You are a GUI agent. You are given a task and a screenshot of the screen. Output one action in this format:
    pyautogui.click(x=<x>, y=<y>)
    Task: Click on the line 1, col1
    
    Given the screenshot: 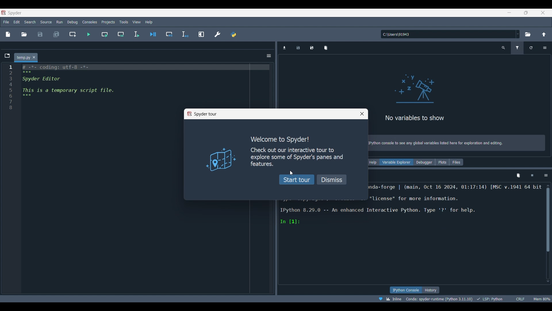 What is the action you would take?
    pyautogui.click(x=479, y=299)
    